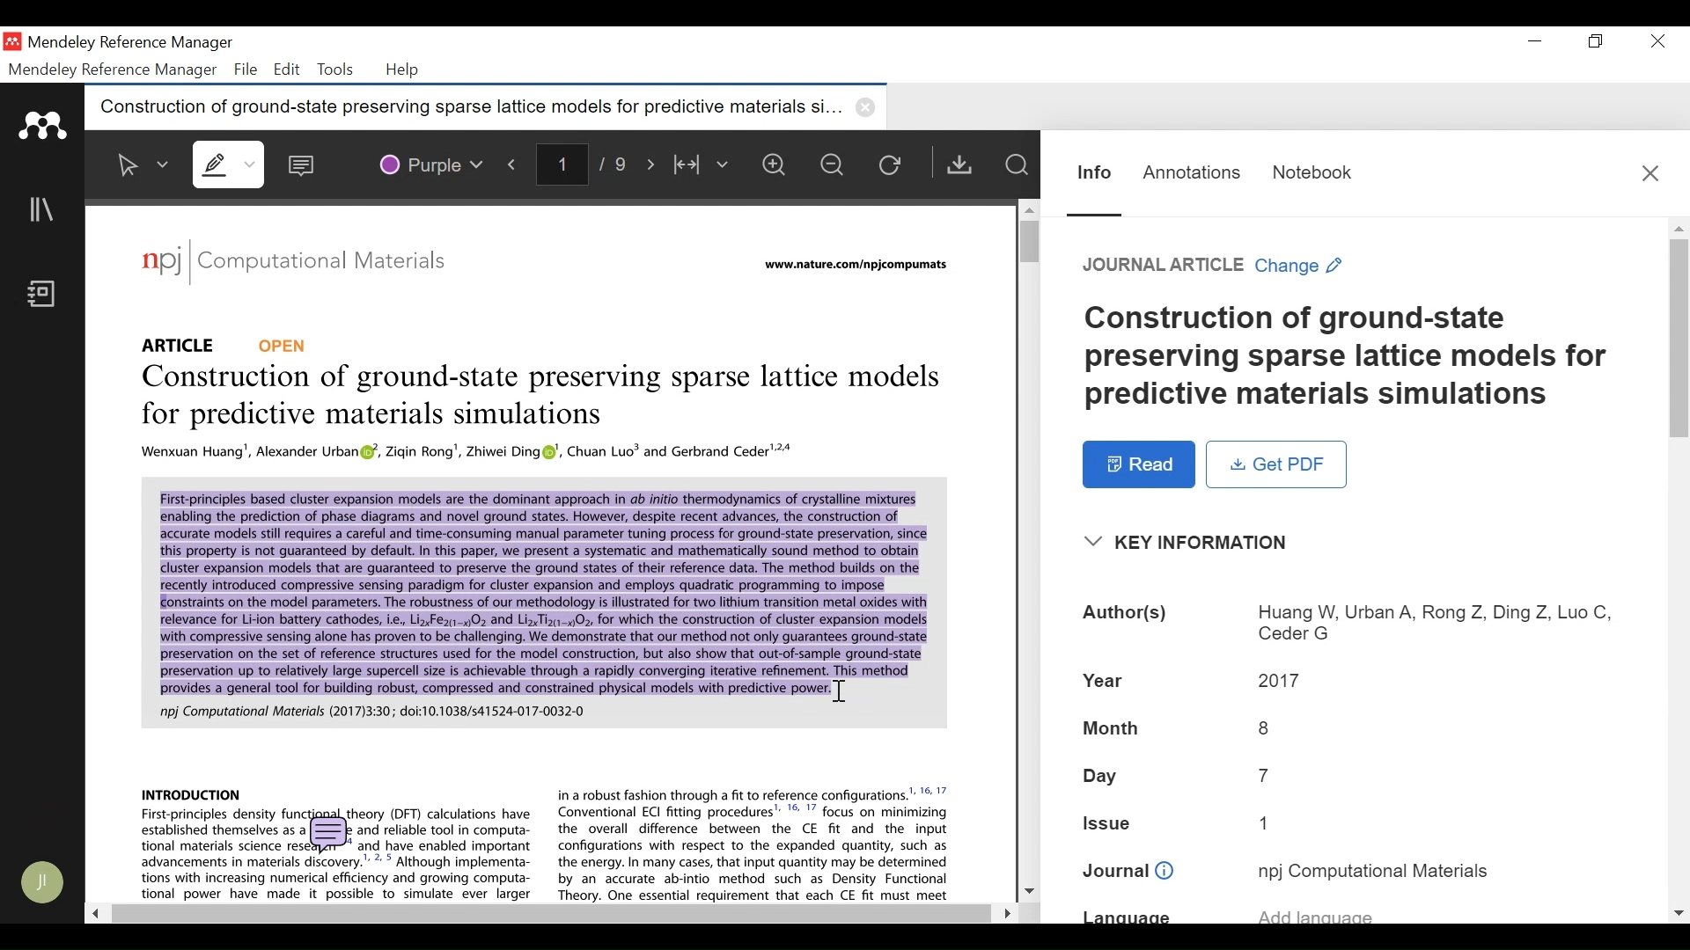 This screenshot has width=1690, height=950. I want to click on Insertion cursor, so click(838, 691).